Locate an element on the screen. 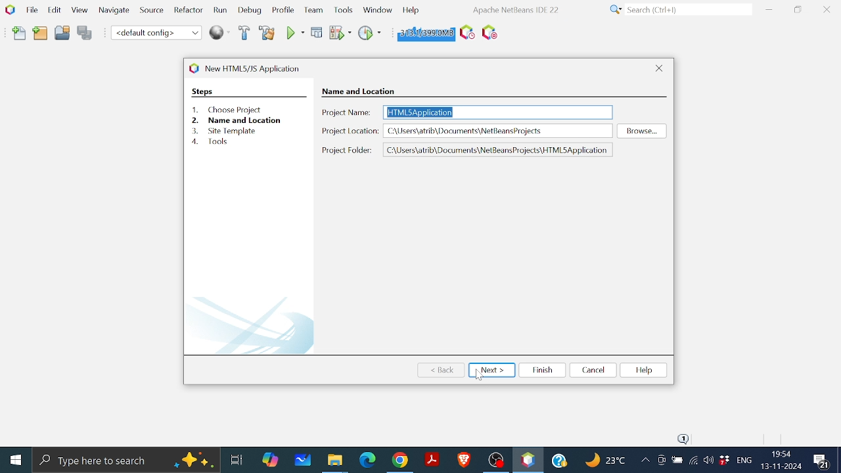 Image resolution: width=841 pixels, height=473 pixels. Show hidden icons is located at coordinates (645, 461).